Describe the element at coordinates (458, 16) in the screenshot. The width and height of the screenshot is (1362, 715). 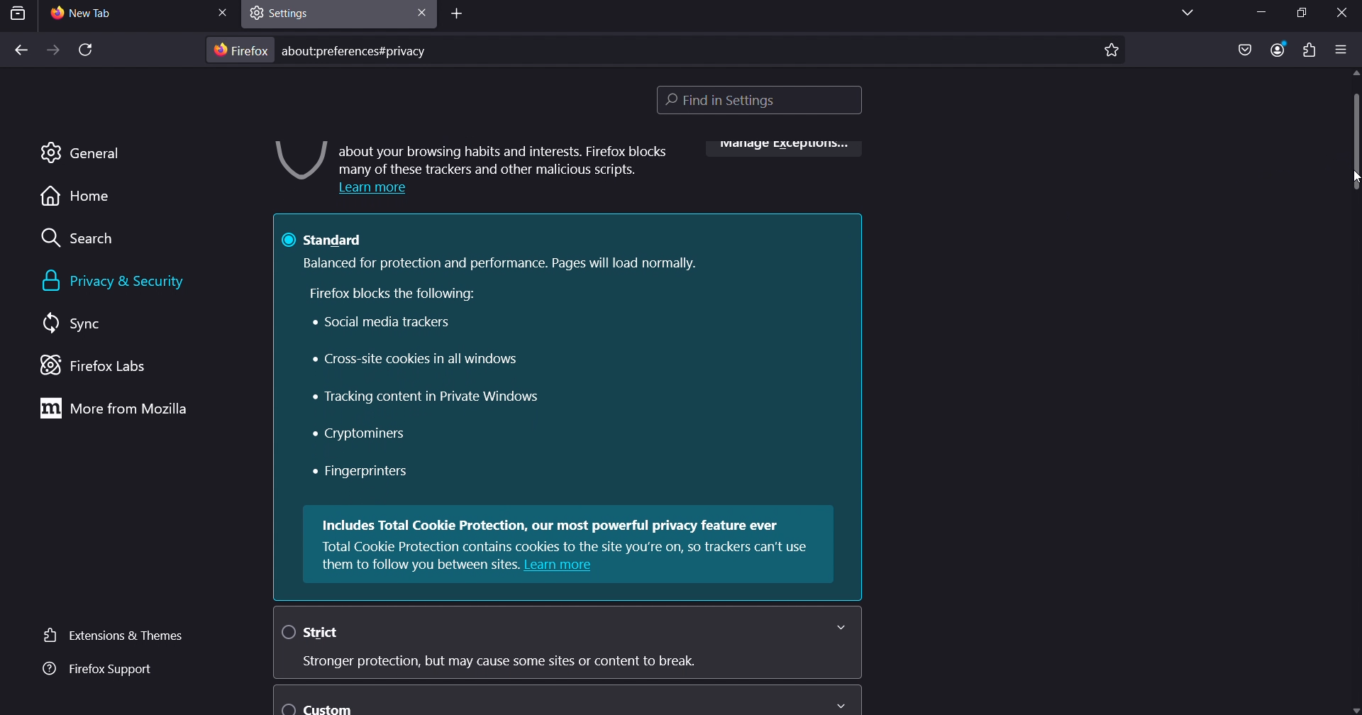
I see `add tab` at that location.